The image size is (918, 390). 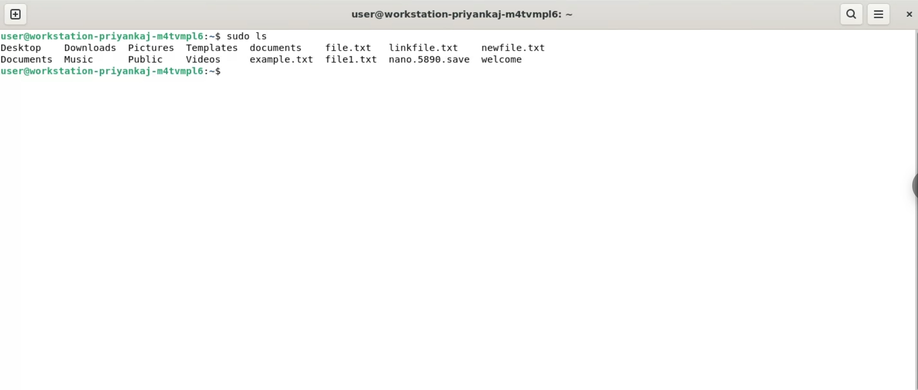 I want to click on nano, so click(x=430, y=61).